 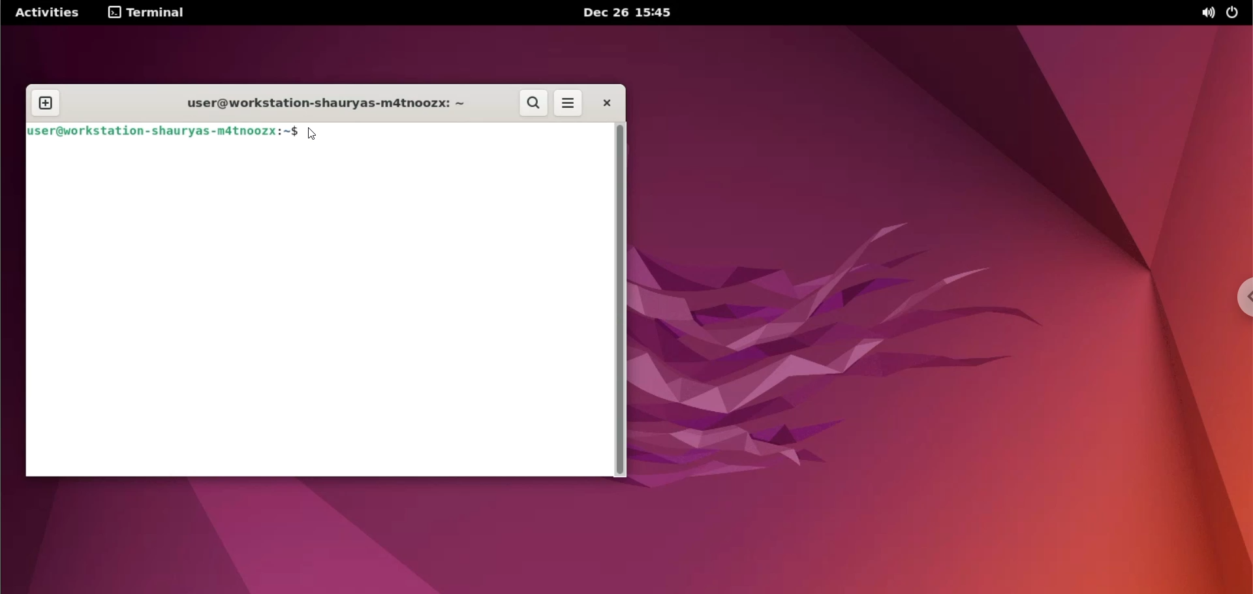 What do you see at coordinates (1235, 13) in the screenshot?
I see `power options` at bounding box center [1235, 13].